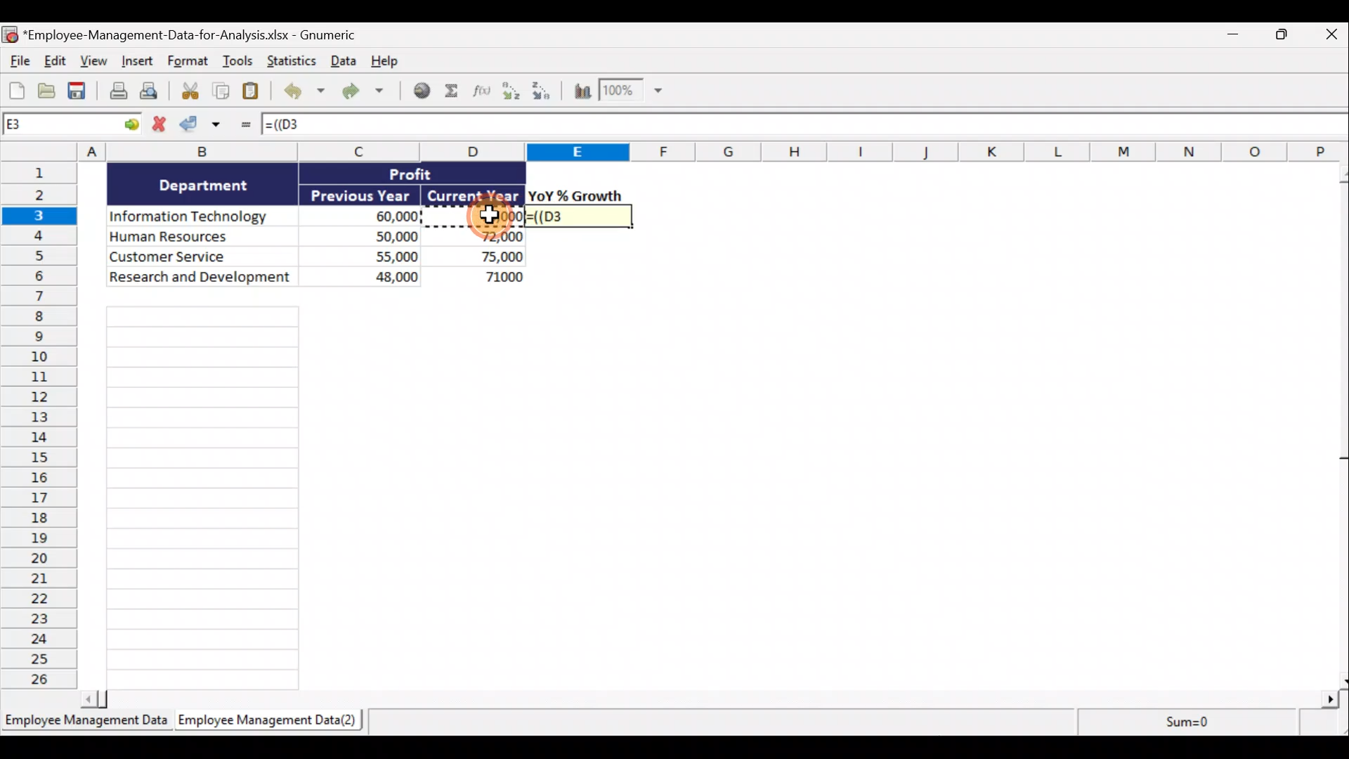 The image size is (1349, 759). Describe the element at coordinates (221, 92) in the screenshot. I see `Copy selection` at that location.